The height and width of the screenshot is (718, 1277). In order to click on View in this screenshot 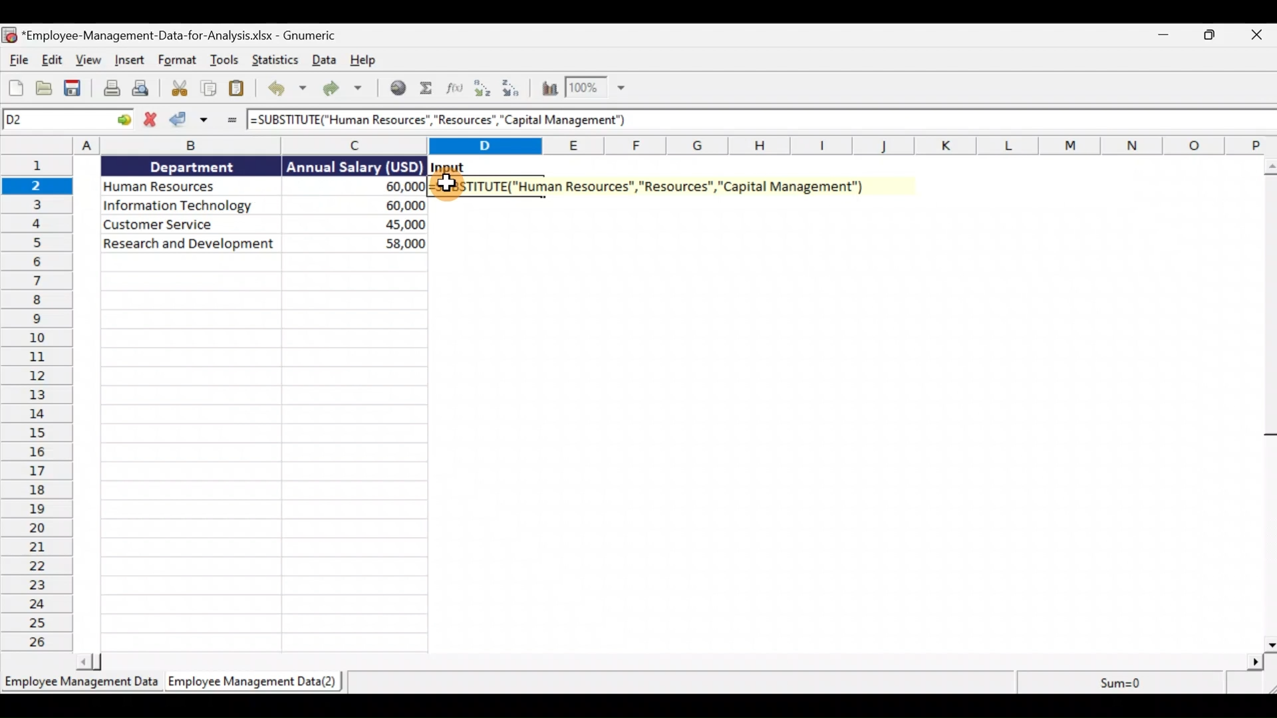, I will do `click(89, 59)`.